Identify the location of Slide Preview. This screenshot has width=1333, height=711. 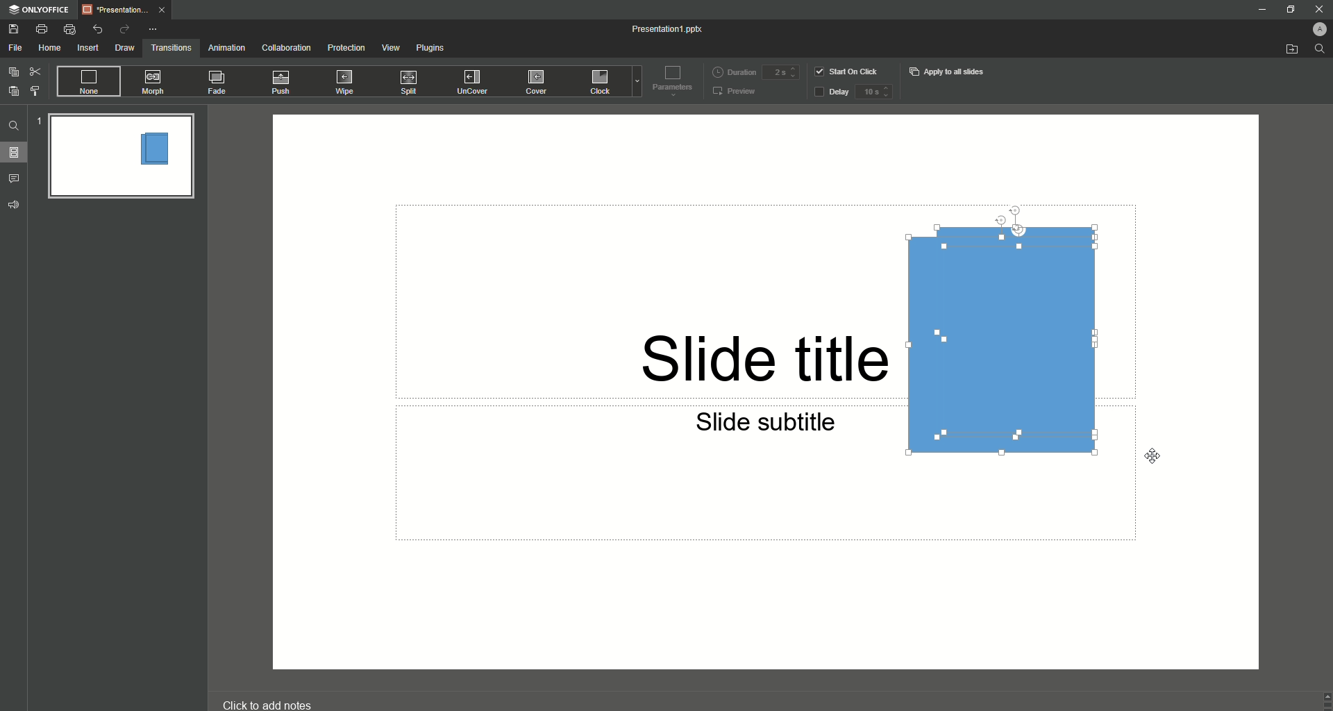
(121, 158).